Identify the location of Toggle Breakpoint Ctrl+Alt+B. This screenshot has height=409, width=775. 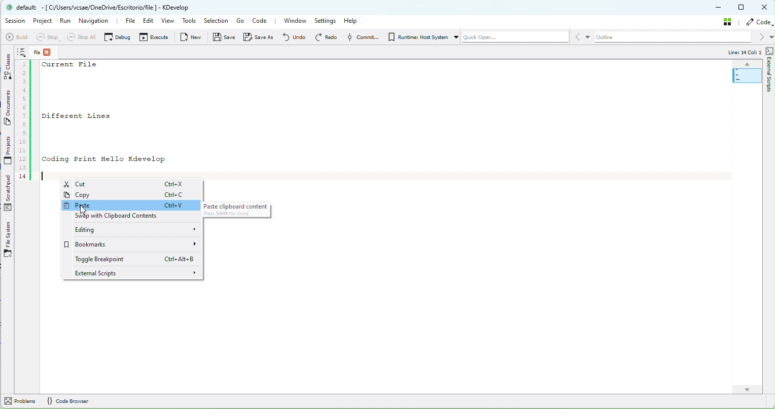
(133, 259).